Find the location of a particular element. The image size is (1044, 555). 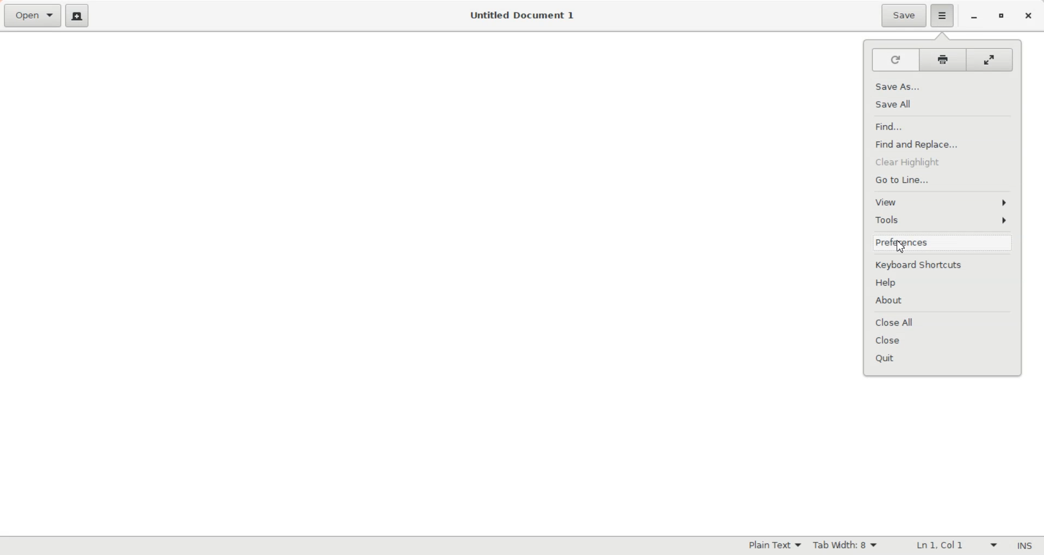

Help is located at coordinates (944, 283).